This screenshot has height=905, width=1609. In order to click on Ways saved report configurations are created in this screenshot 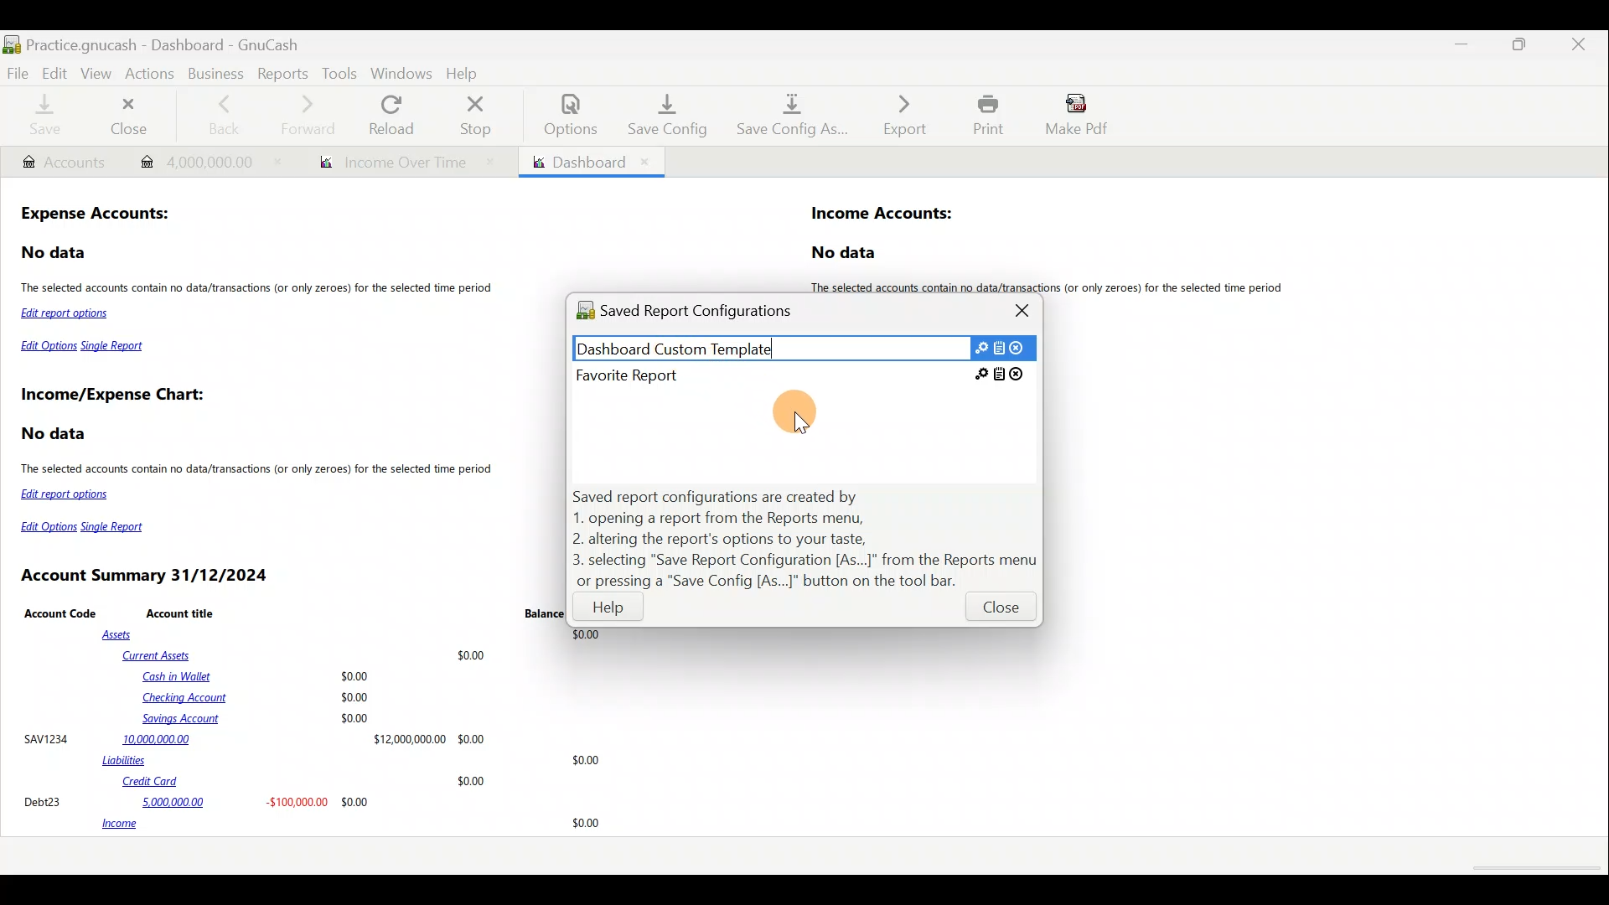, I will do `click(806, 539)`.